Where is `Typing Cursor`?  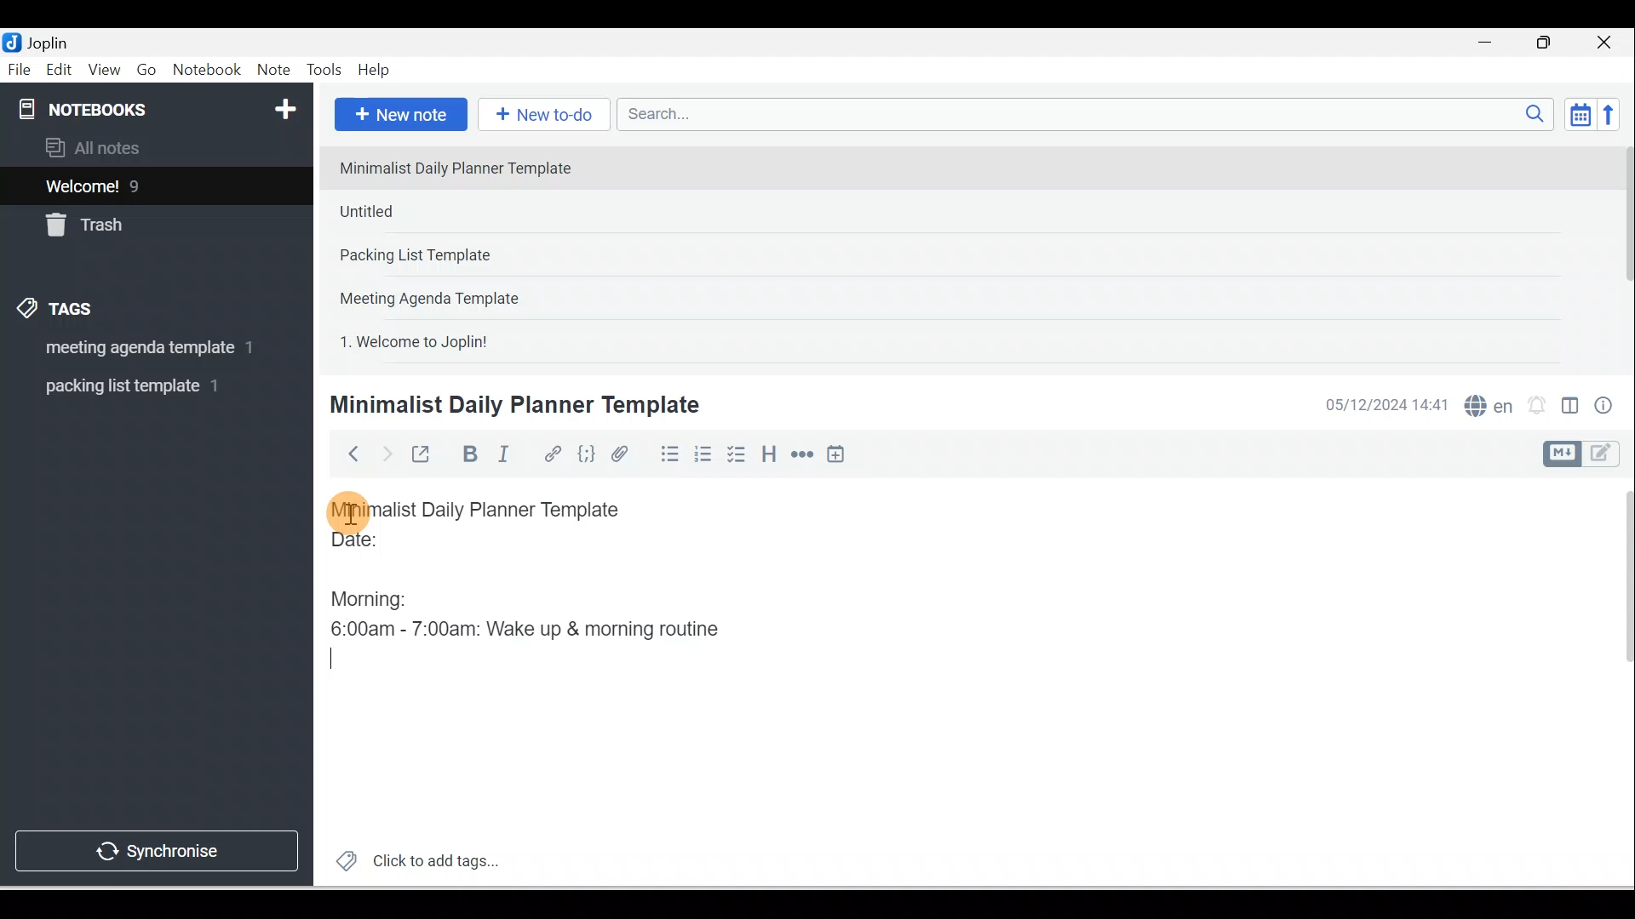 Typing Cursor is located at coordinates (333, 662).